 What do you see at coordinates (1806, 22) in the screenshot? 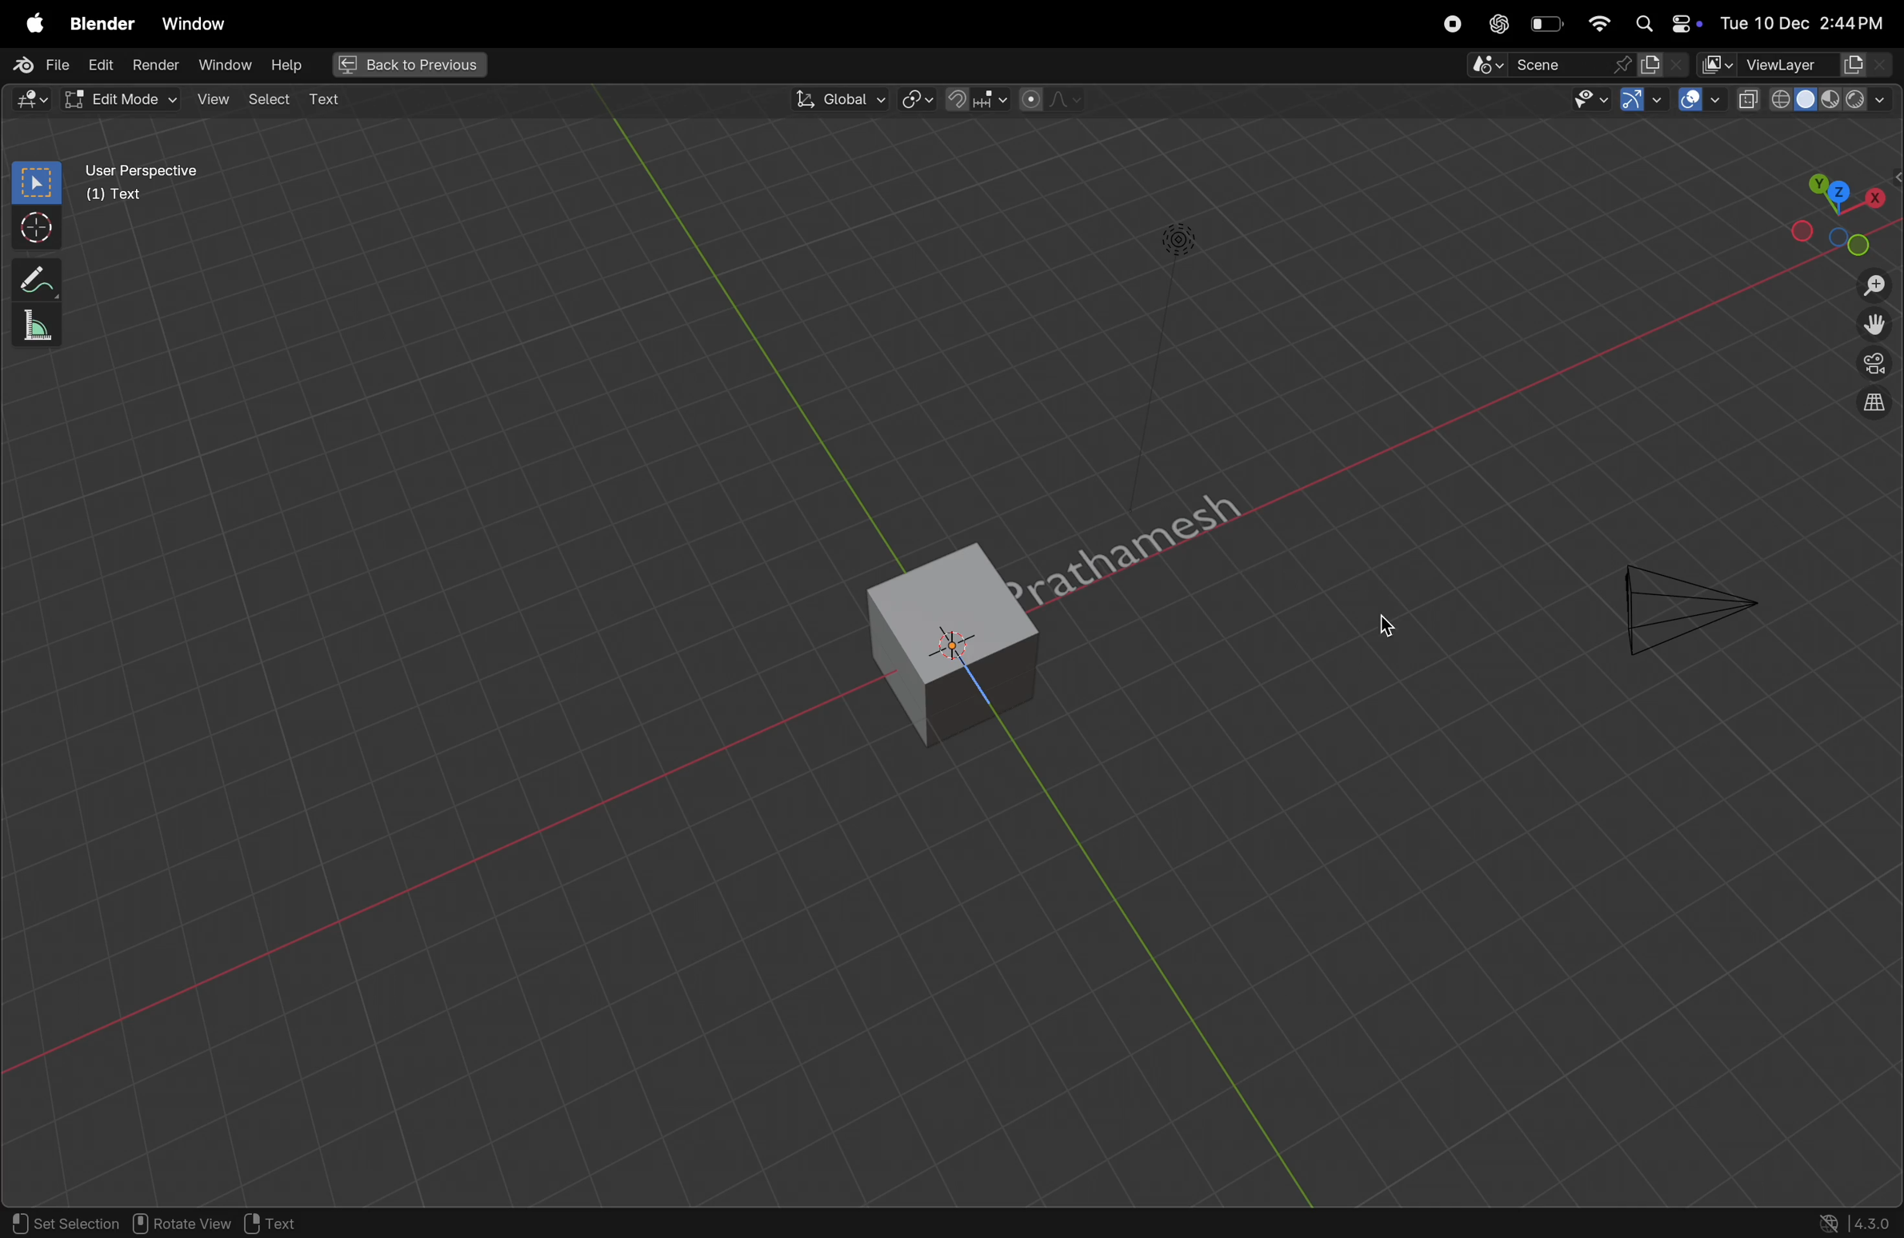
I see `dateand time` at bounding box center [1806, 22].